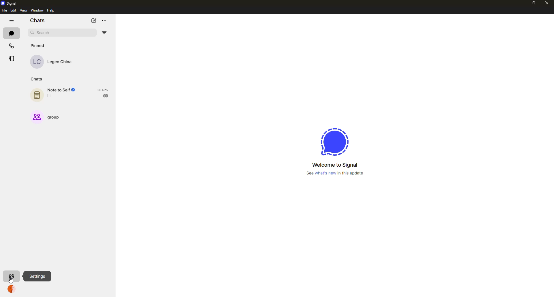  Describe the element at coordinates (55, 62) in the screenshot. I see `contact` at that location.